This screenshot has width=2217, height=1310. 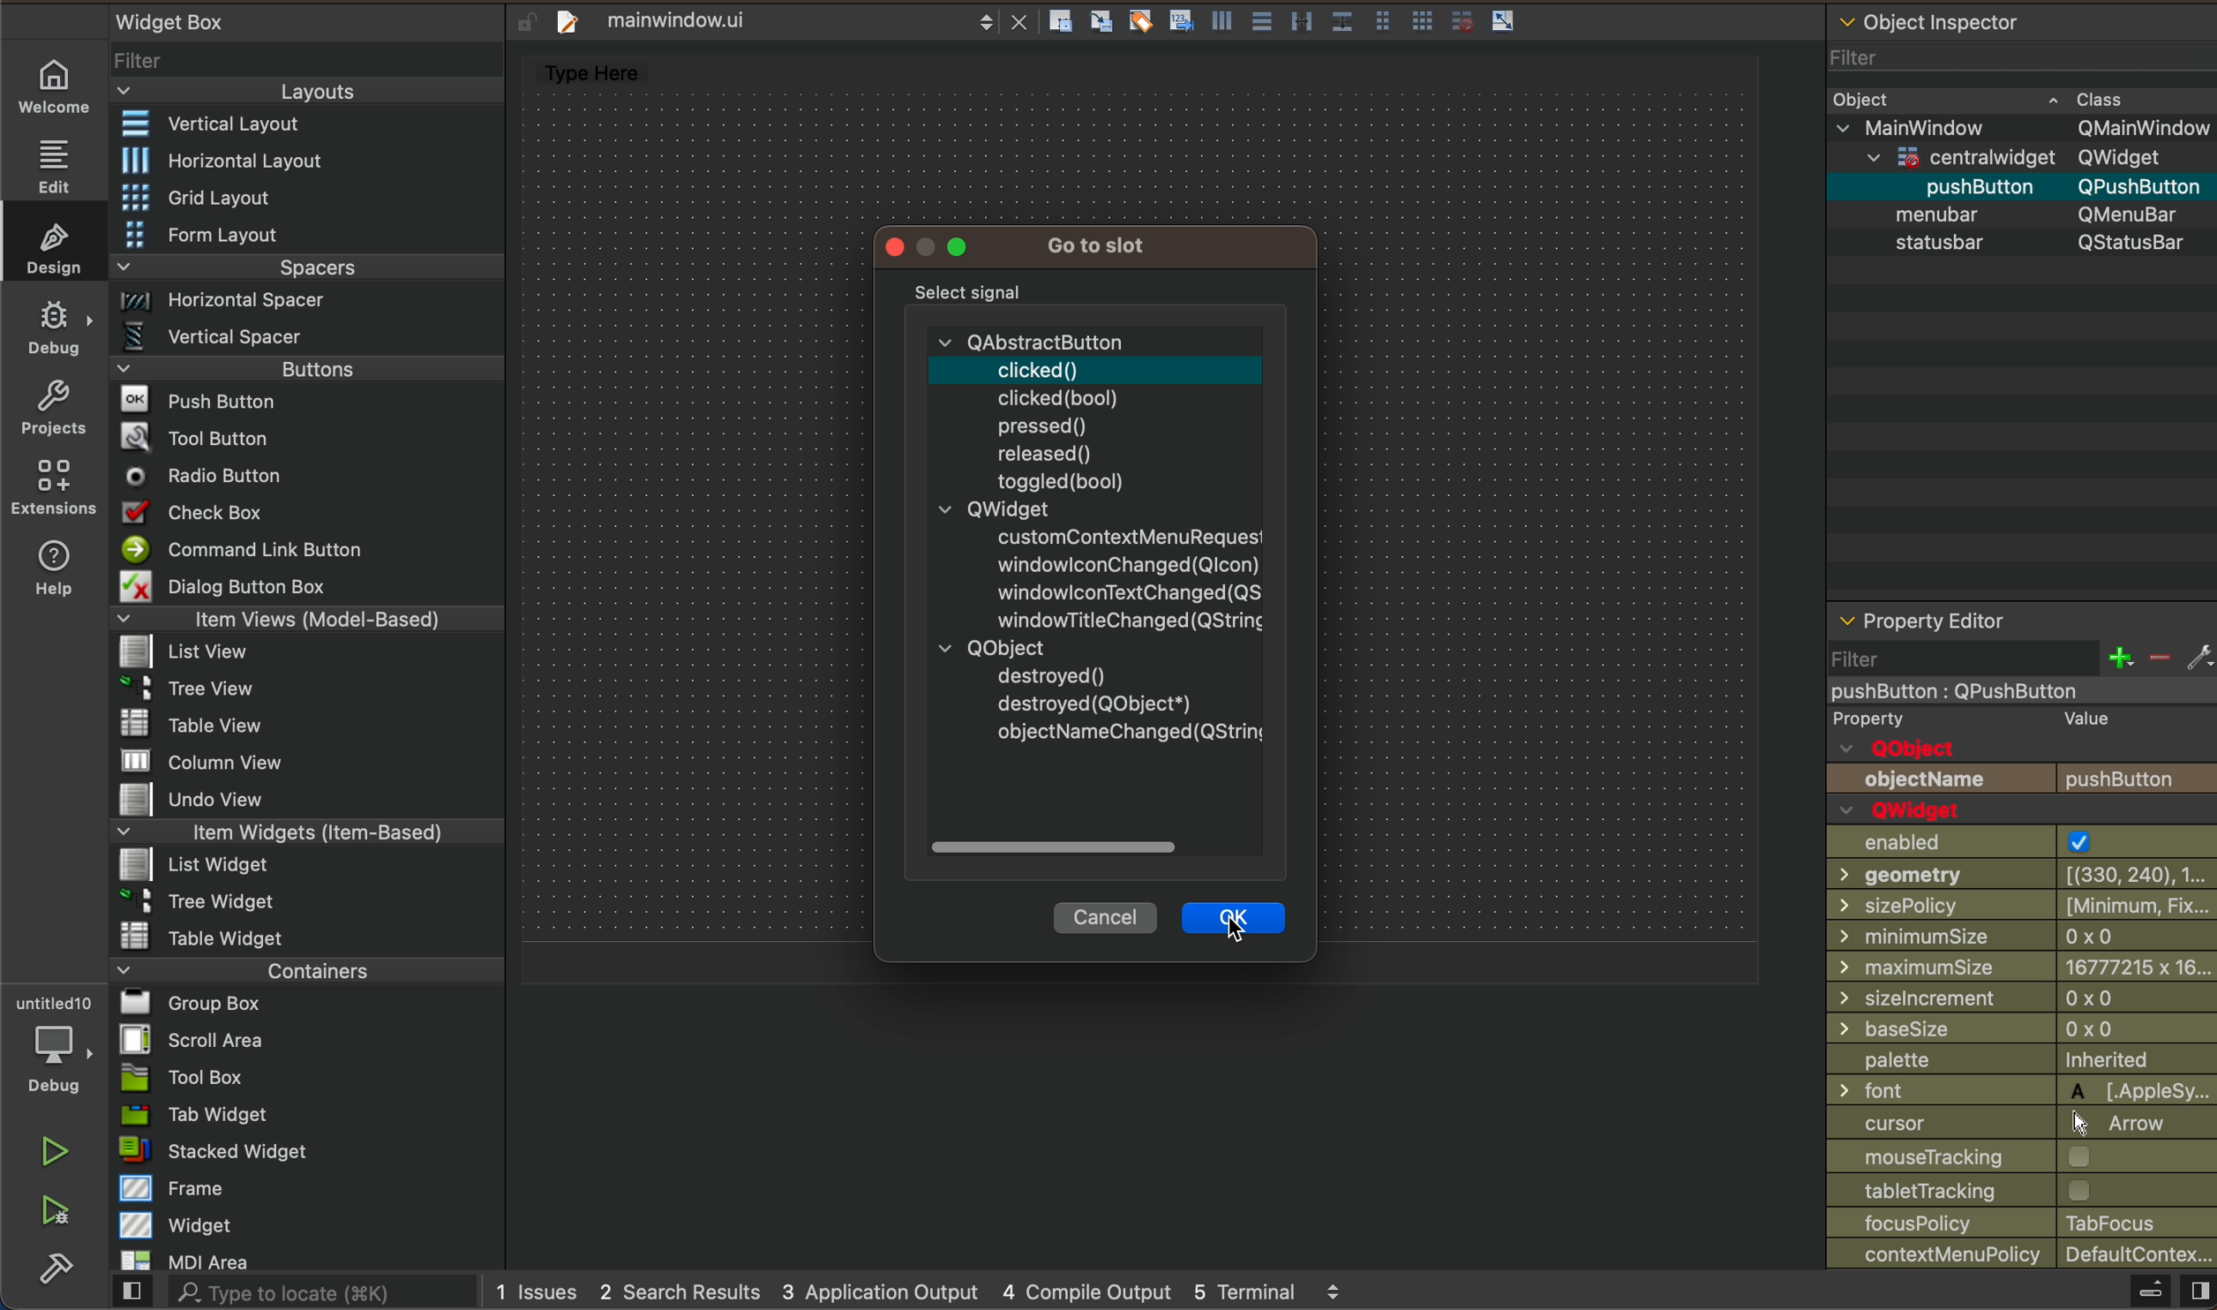 What do you see at coordinates (1025, 21) in the screenshot?
I see `close` at bounding box center [1025, 21].